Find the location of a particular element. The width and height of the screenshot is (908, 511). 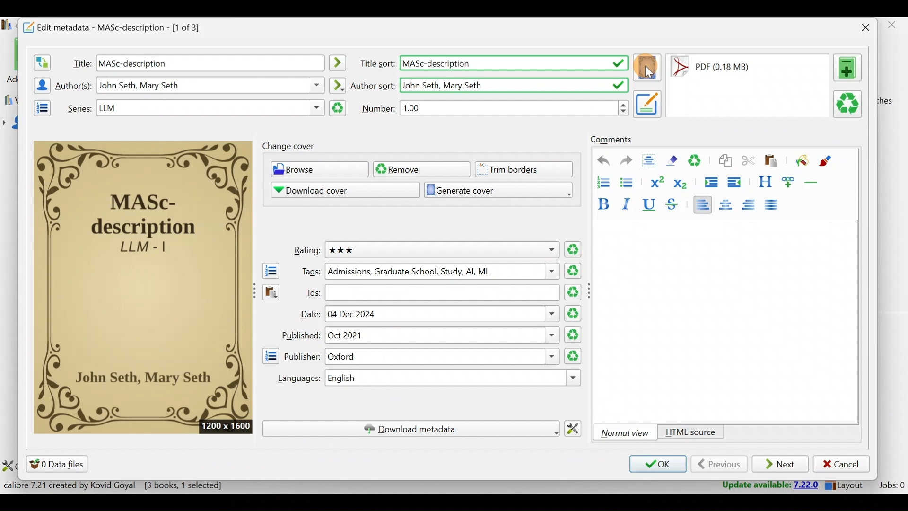

Clear all tags is located at coordinates (575, 271).